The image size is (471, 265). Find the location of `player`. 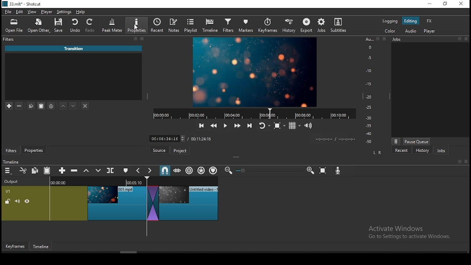

player is located at coordinates (47, 12).